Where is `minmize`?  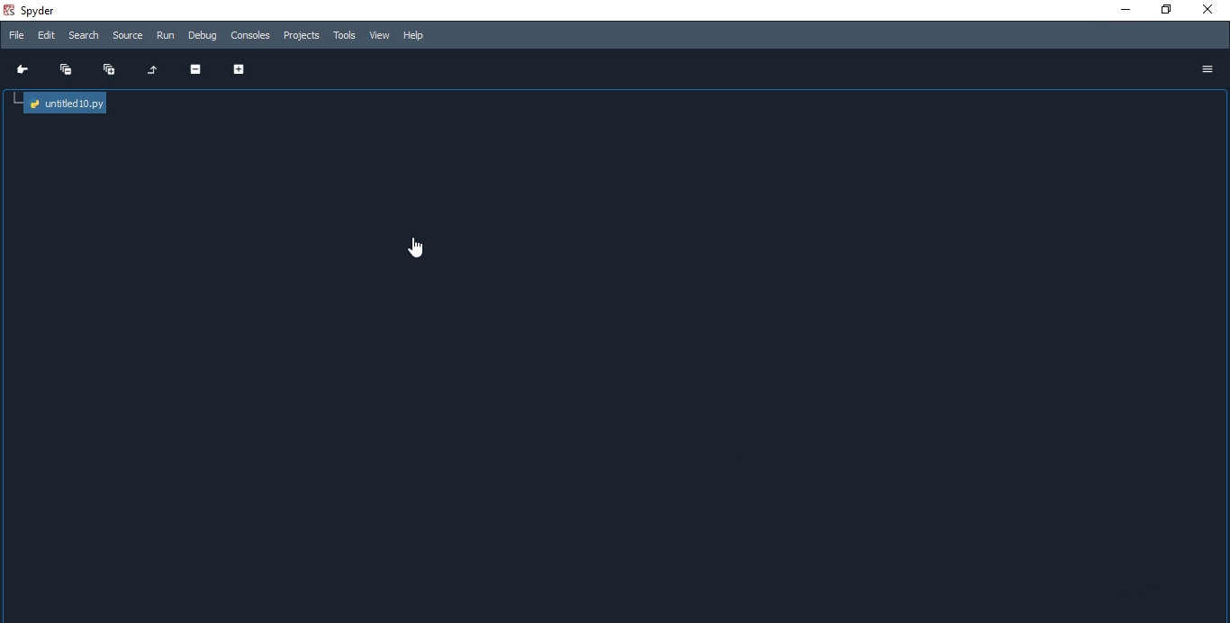
minmize is located at coordinates (1127, 11).